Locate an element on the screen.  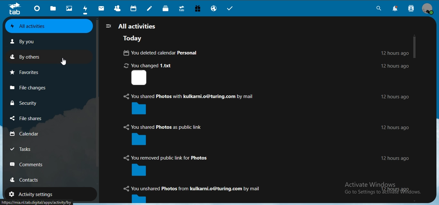
deck is located at coordinates (166, 8).